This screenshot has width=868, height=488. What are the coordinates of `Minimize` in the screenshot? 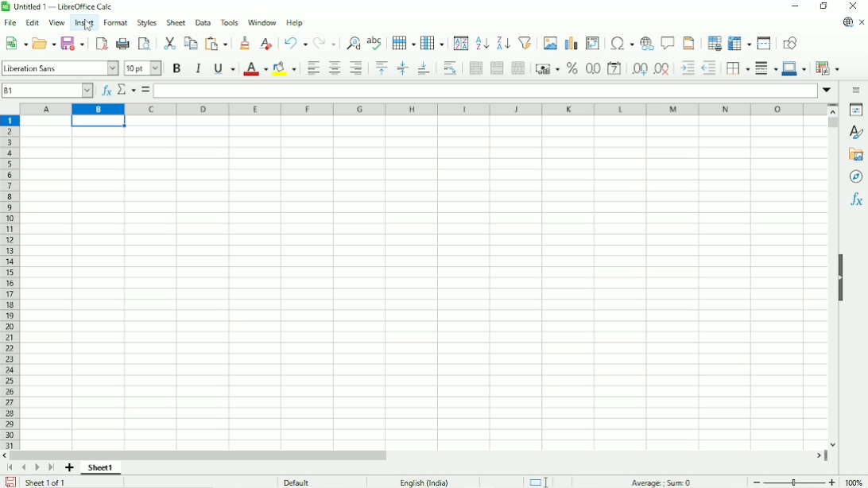 It's located at (796, 6).